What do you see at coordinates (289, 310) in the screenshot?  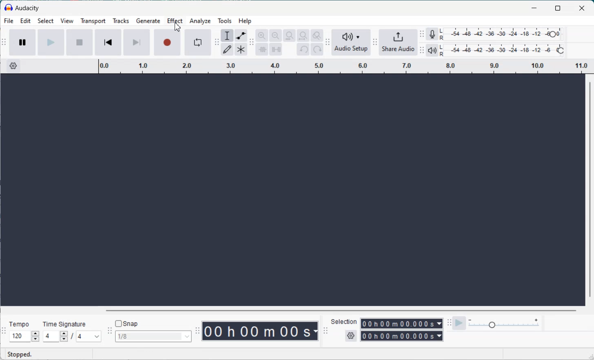 I see `Horizontal Scroll bar` at bounding box center [289, 310].